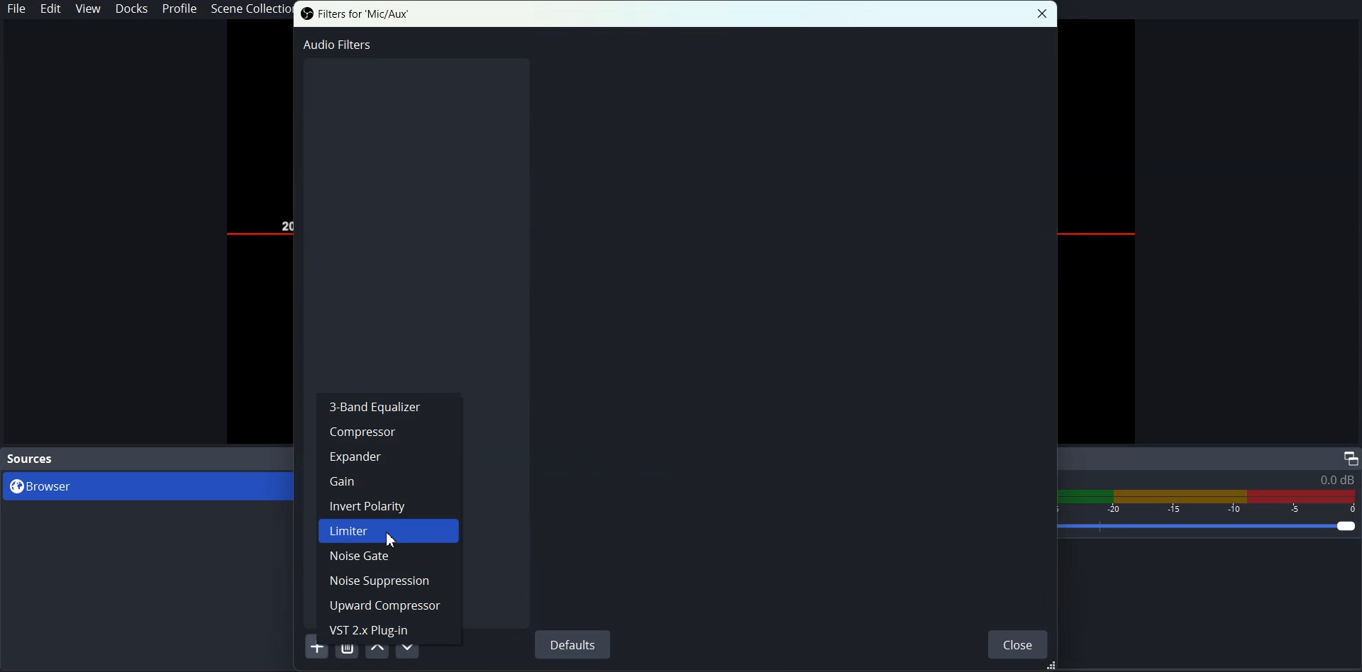 This screenshot has height=672, width=1362. Describe the element at coordinates (389, 458) in the screenshot. I see `Expander` at that location.